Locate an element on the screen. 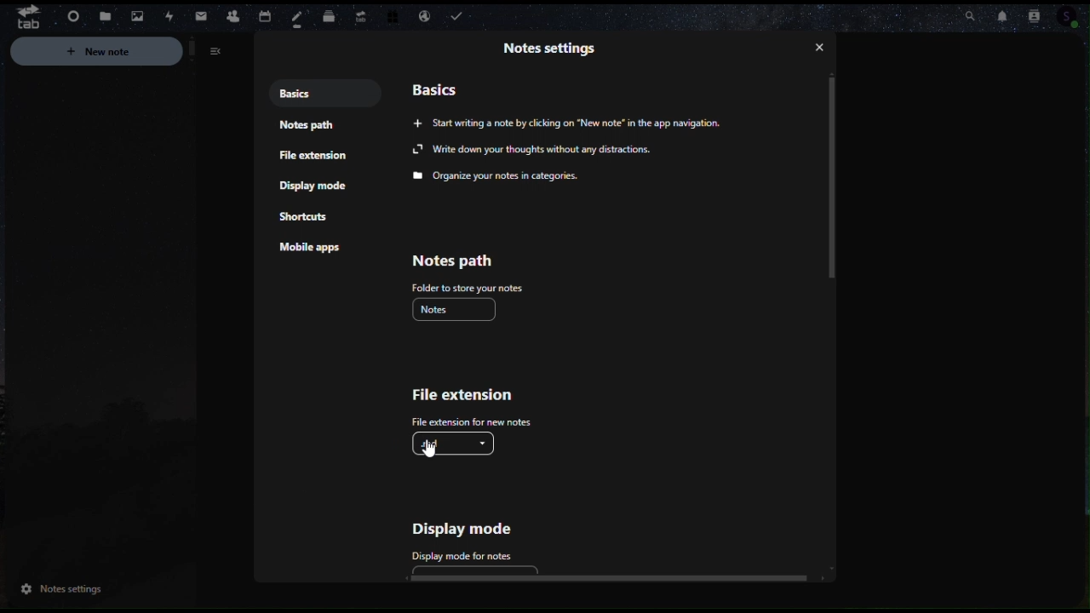 The height and width of the screenshot is (613, 1090). Dashboard is located at coordinates (71, 18).